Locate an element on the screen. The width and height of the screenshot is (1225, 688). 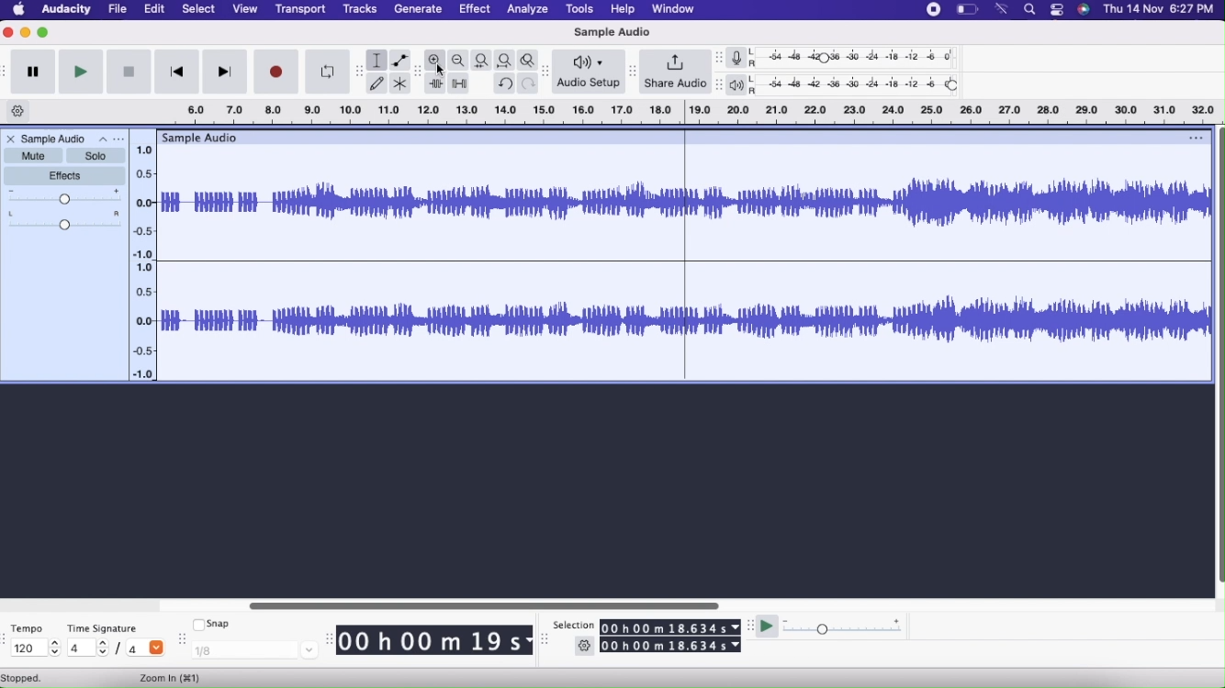
wifi is located at coordinates (1003, 10).